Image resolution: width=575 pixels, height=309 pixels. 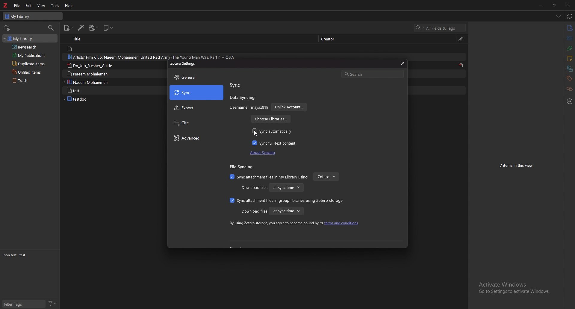 What do you see at coordinates (243, 167) in the screenshot?
I see `file syncing` at bounding box center [243, 167].